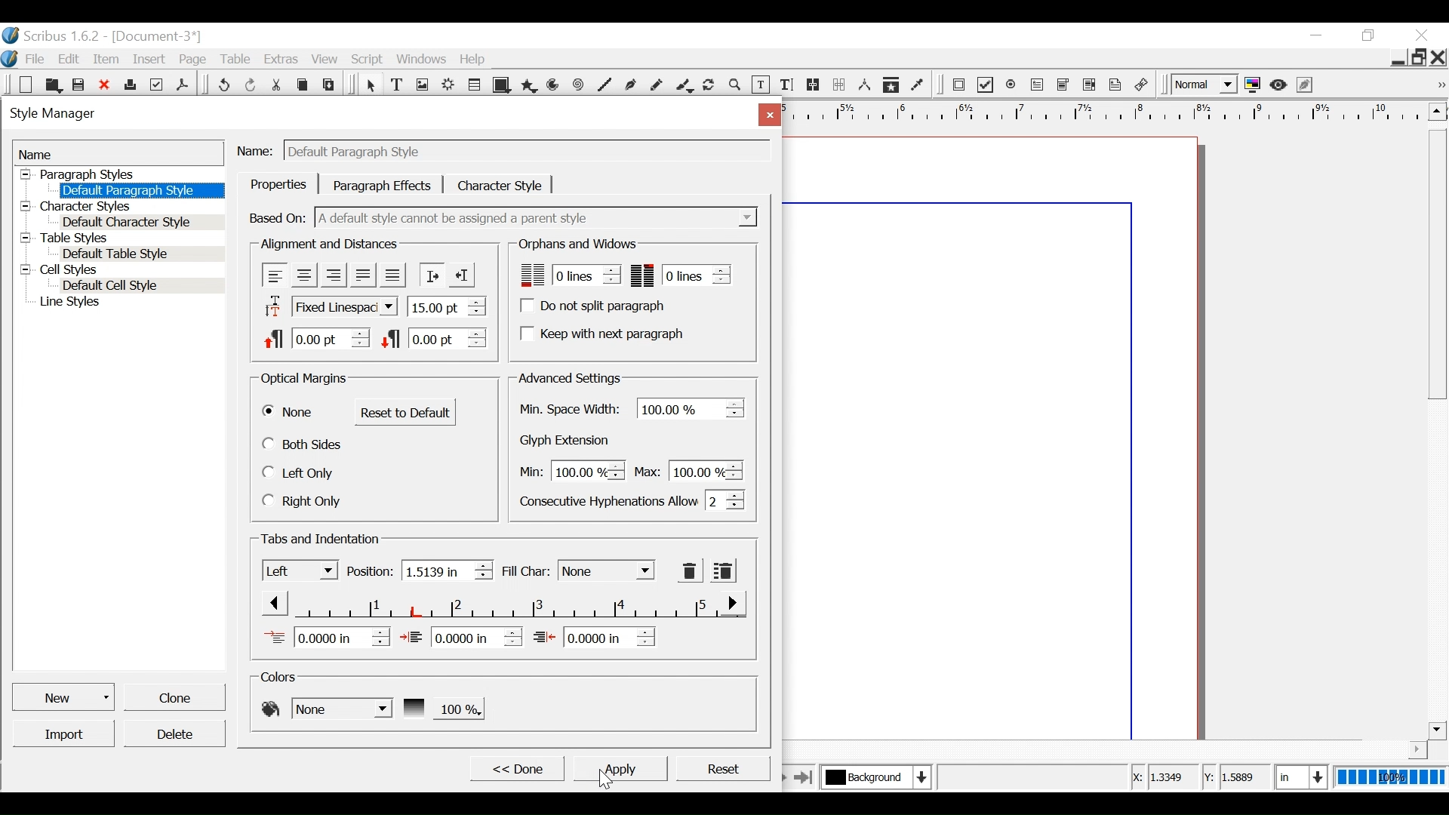 Image resolution: width=1449 pixels, height=815 pixels. What do you see at coordinates (223, 83) in the screenshot?
I see `undo` at bounding box center [223, 83].